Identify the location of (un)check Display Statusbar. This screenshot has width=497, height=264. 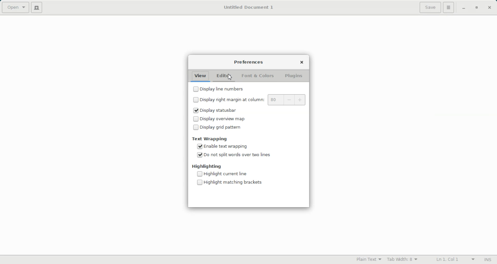
(224, 111).